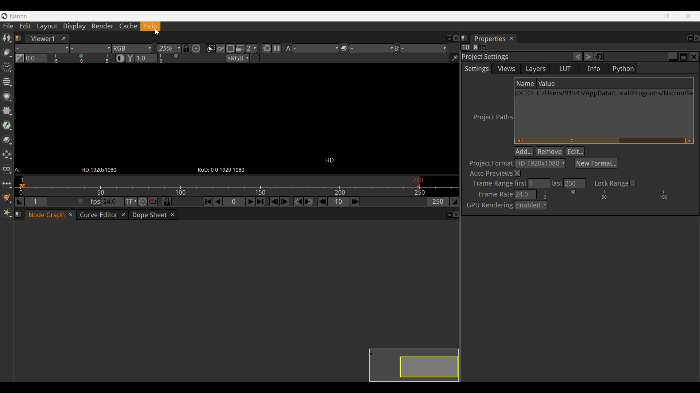 Image resolution: width=700 pixels, height=393 pixels. What do you see at coordinates (418, 186) in the screenshot?
I see `Play back out pointer` at bounding box center [418, 186].